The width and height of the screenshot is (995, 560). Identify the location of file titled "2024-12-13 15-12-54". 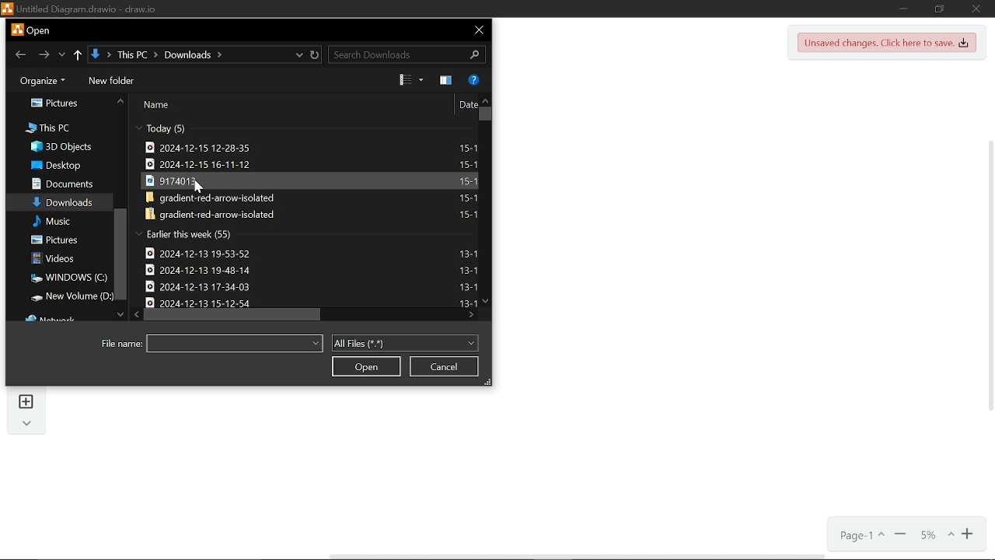
(310, 302).